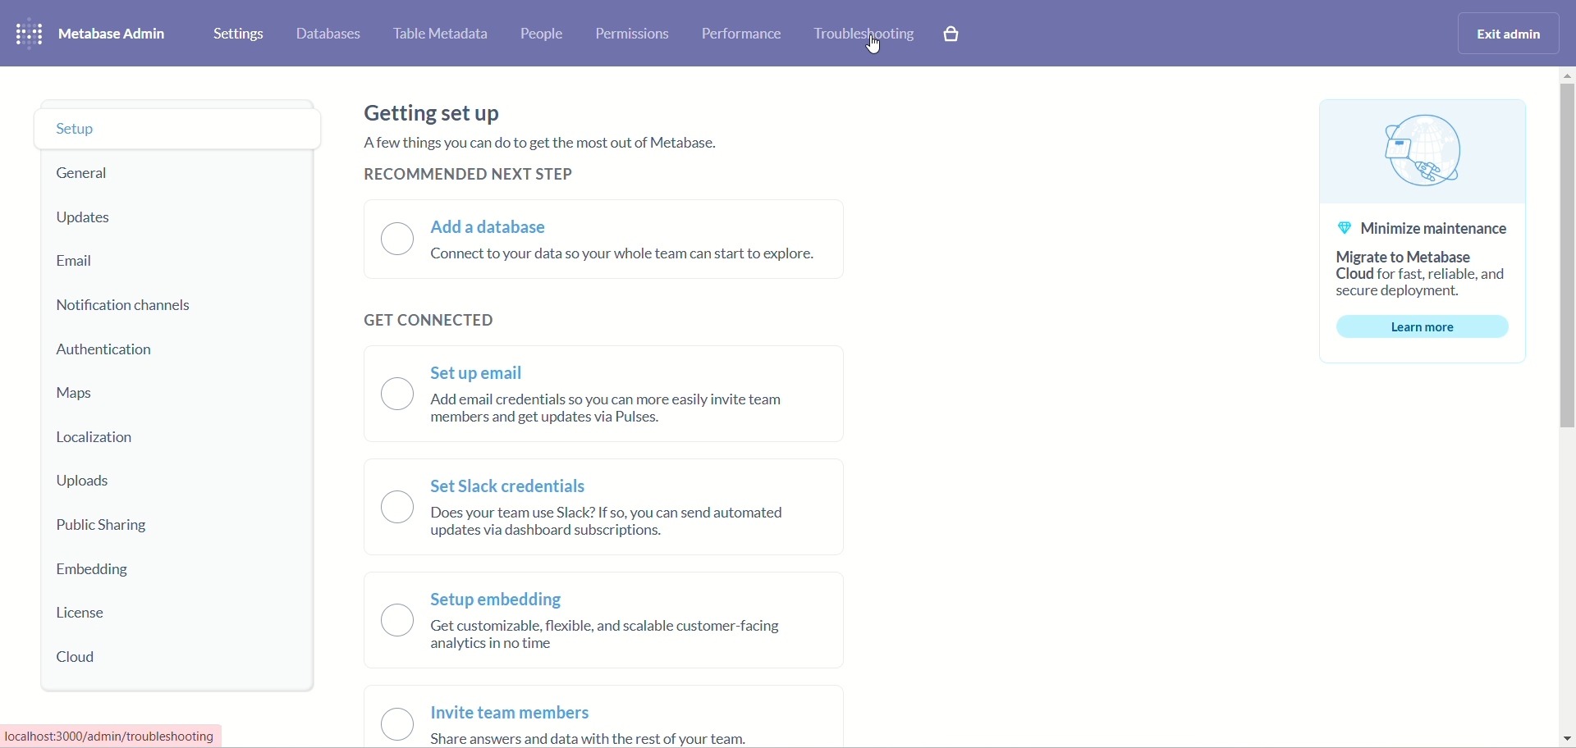 The width and height of the screenshot is (1576, 748). I want to click on add a database, so click(631, 241).